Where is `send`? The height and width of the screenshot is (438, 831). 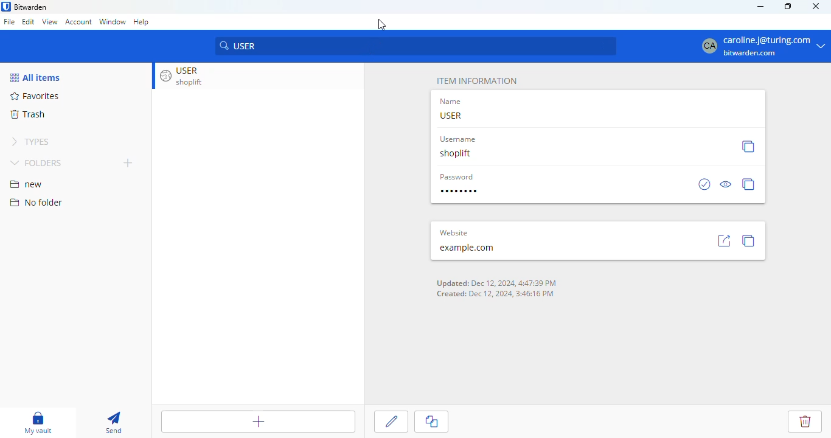
send is located at coordinates (115, 423).